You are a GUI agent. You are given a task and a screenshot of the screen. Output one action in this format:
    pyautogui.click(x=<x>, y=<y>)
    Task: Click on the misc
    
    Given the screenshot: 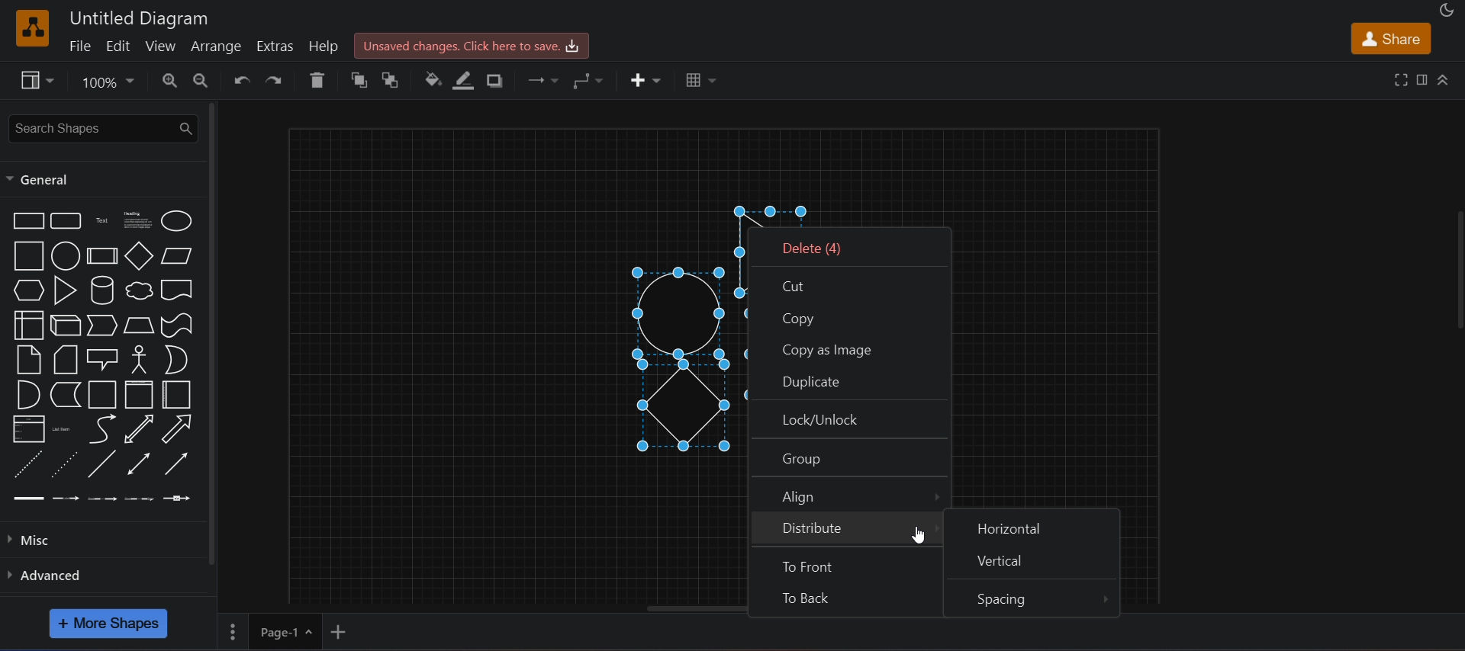 What is the action you would take?
    pyautogui.click(x=34, y=542)
    